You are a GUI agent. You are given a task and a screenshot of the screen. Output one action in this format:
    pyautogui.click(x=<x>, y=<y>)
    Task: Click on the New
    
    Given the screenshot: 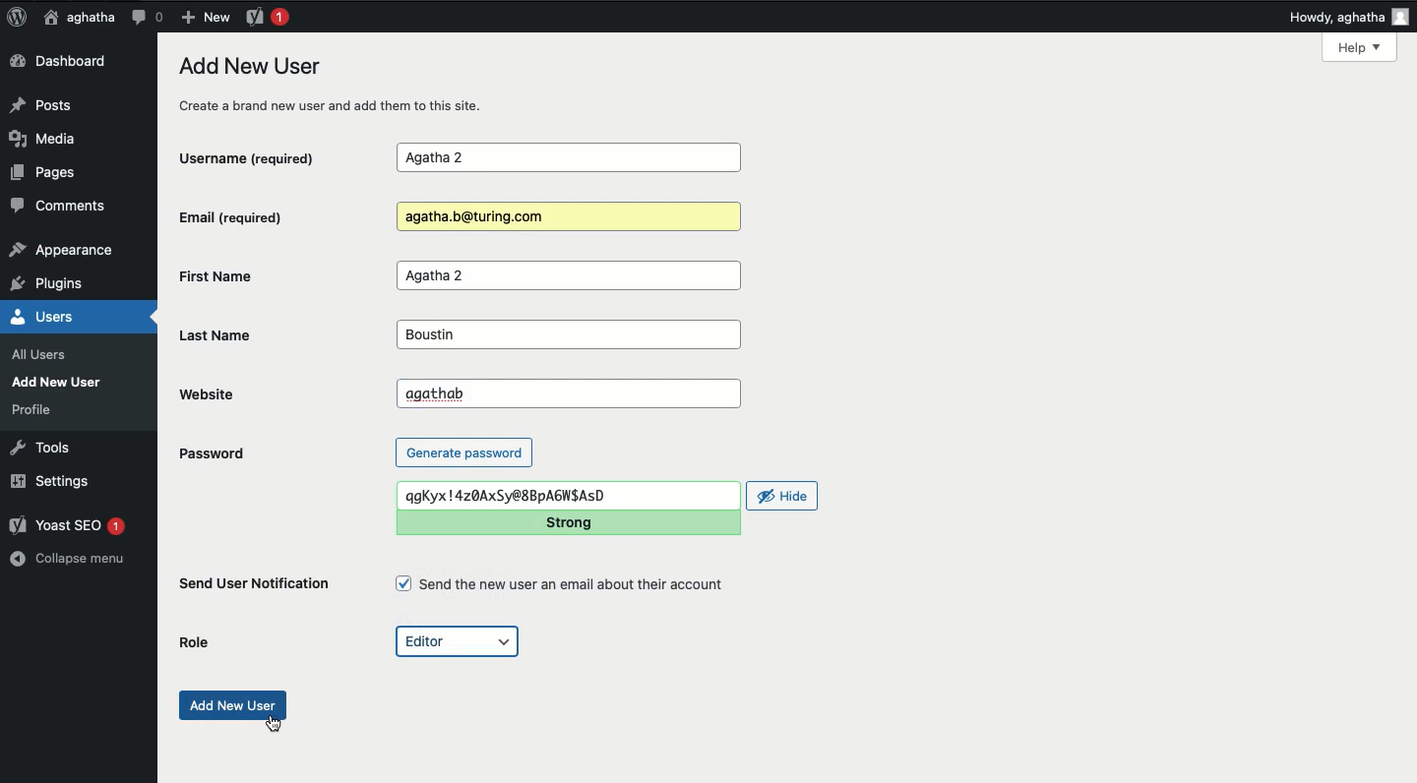 What is the action you would take?
    pyautogui.click(x=205, y=16)
    